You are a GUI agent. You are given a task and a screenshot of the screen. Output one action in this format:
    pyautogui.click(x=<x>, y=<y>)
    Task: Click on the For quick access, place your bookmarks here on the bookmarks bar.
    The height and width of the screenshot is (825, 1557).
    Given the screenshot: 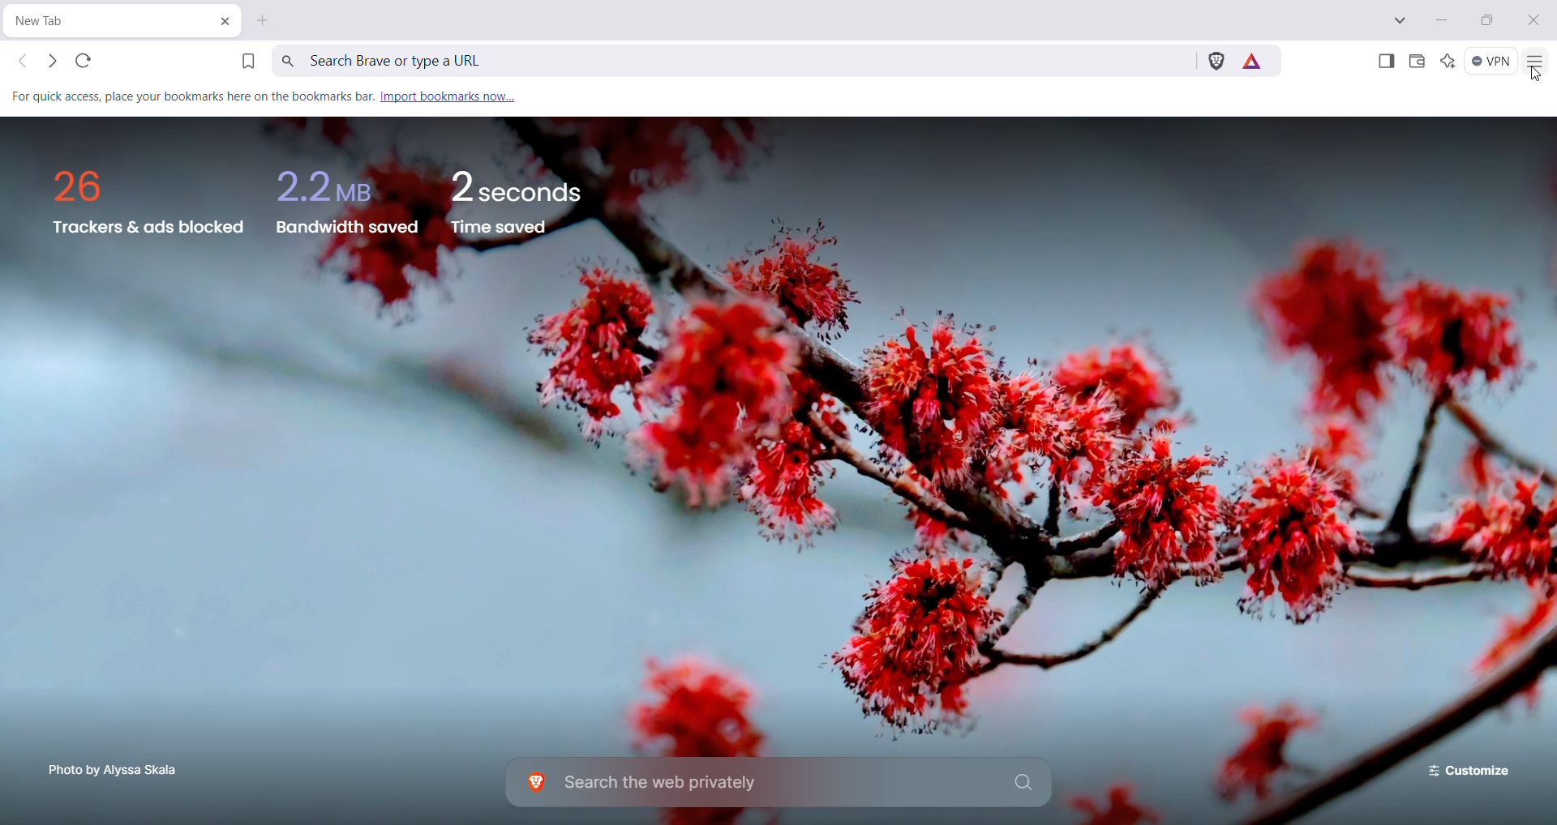 What is the action you would take?
    pyautogui.click(x=190, y=97)
    